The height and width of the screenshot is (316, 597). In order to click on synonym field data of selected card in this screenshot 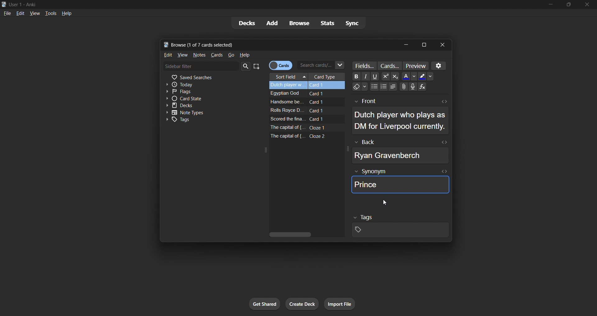, I will do `click(400, 181)`.